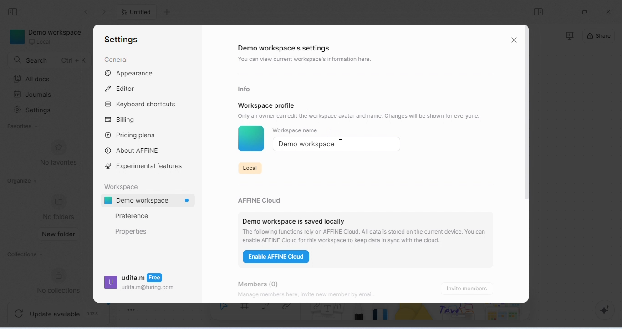 The height and width of the screenshot is (329, 622). Describe the element at coordinates (132, 308) in the screenshot. I see `toggle zoom` at that location.